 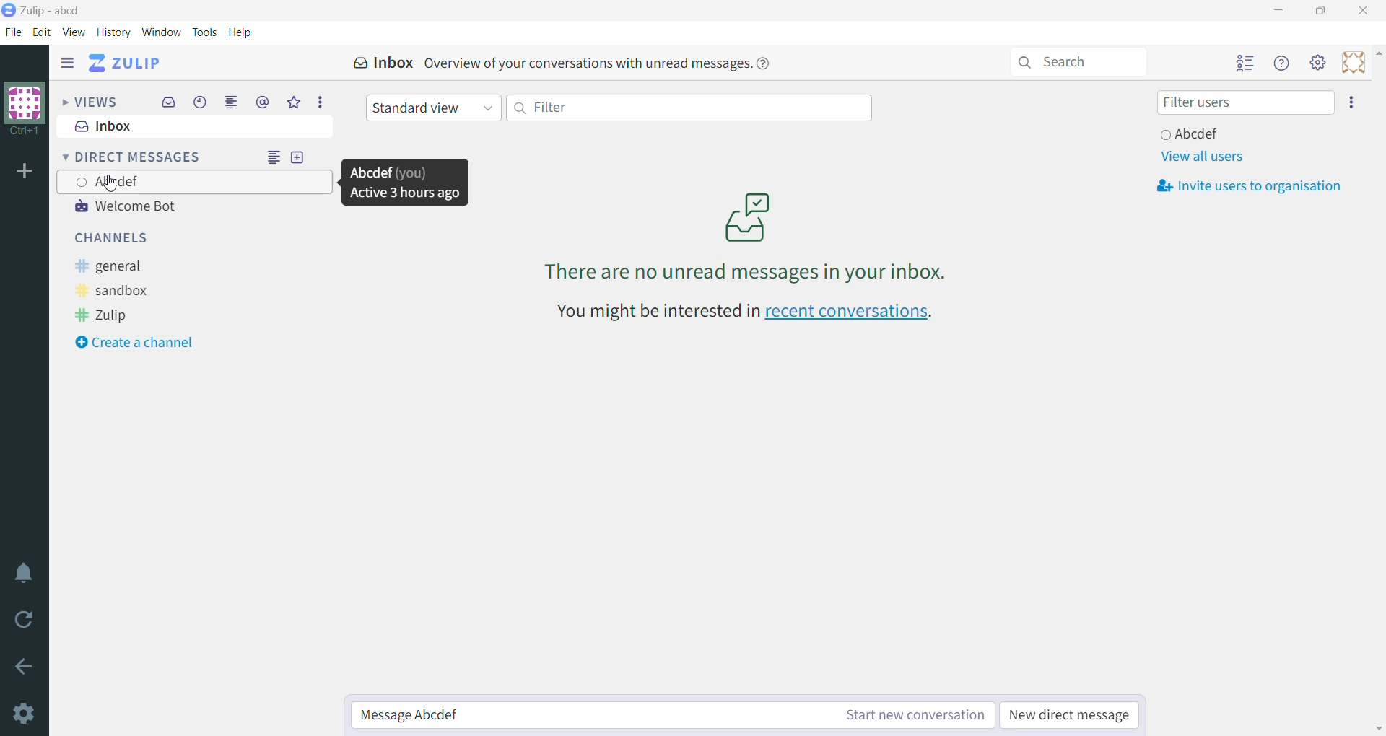 What do you see at coordinates (58, 9) in the screenshot?
I see `Application Name - Organization Name` at bounding box center [58, 9].